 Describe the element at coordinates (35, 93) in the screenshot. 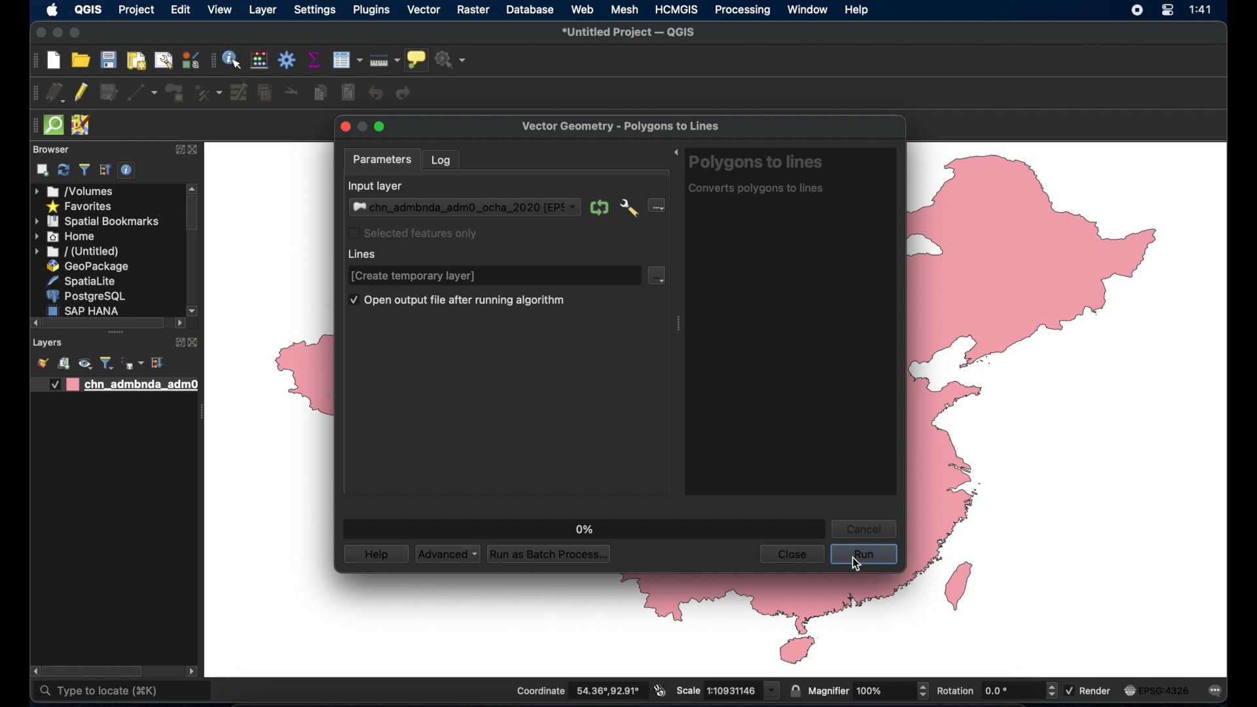

I see `digitizing toolbar` at that location.